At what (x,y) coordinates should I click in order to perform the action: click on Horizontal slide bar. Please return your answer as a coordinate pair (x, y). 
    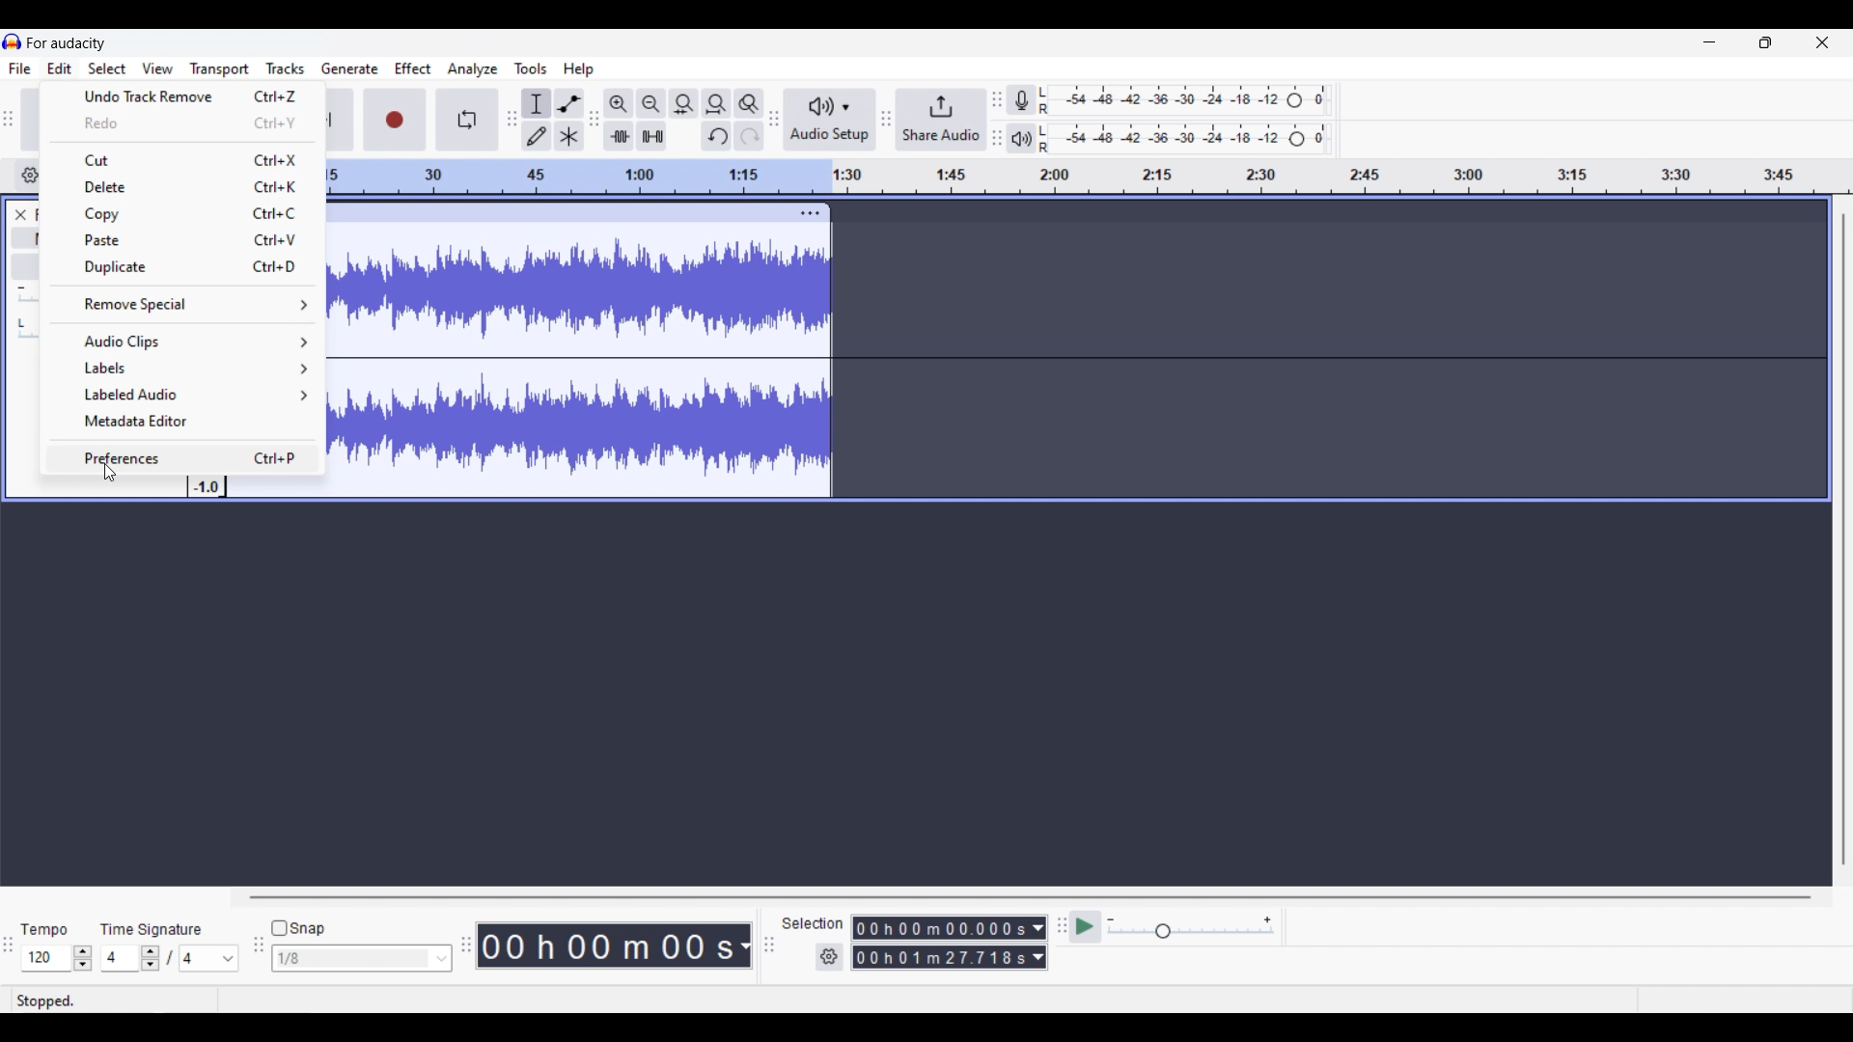
    Looking at the image, I should click on (1030, 896).